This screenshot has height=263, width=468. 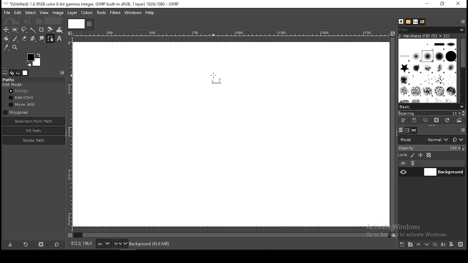 I want to click on image, so click(x=58, y=13).